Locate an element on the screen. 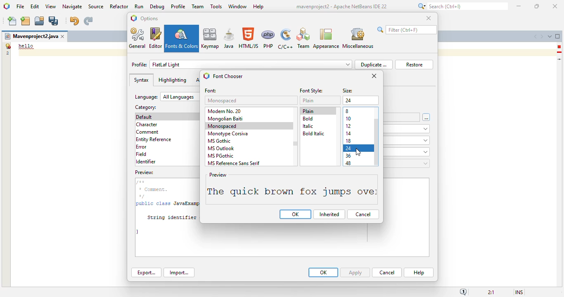  OK is located at coordinates (323, 272).